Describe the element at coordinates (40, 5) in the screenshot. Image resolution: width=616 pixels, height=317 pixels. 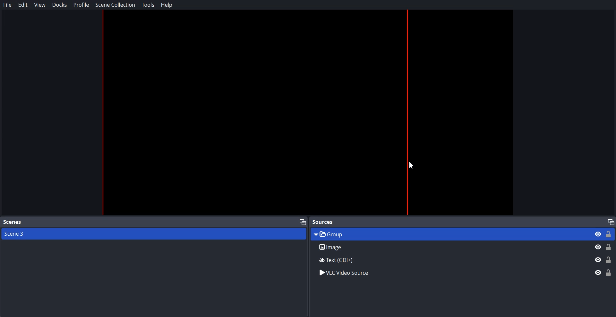
I see `View` at that location.